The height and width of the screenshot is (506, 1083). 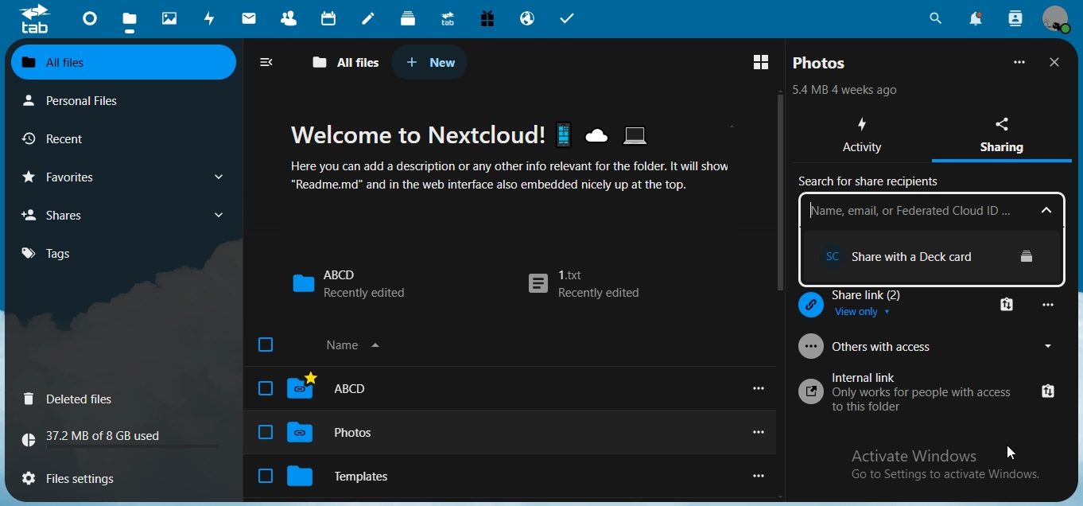 I want to click on tags, so click(x=56, y=253).